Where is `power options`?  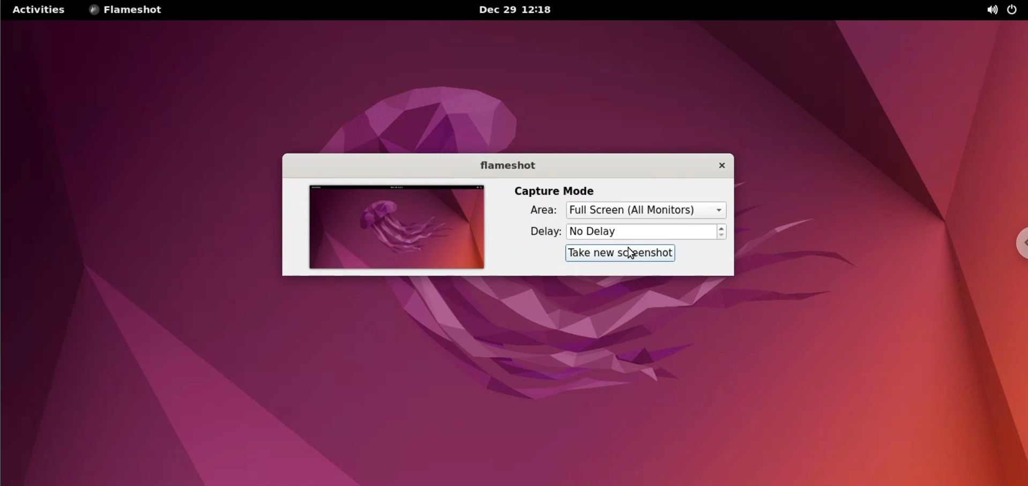
power options is located at coordinates (1017, 10).